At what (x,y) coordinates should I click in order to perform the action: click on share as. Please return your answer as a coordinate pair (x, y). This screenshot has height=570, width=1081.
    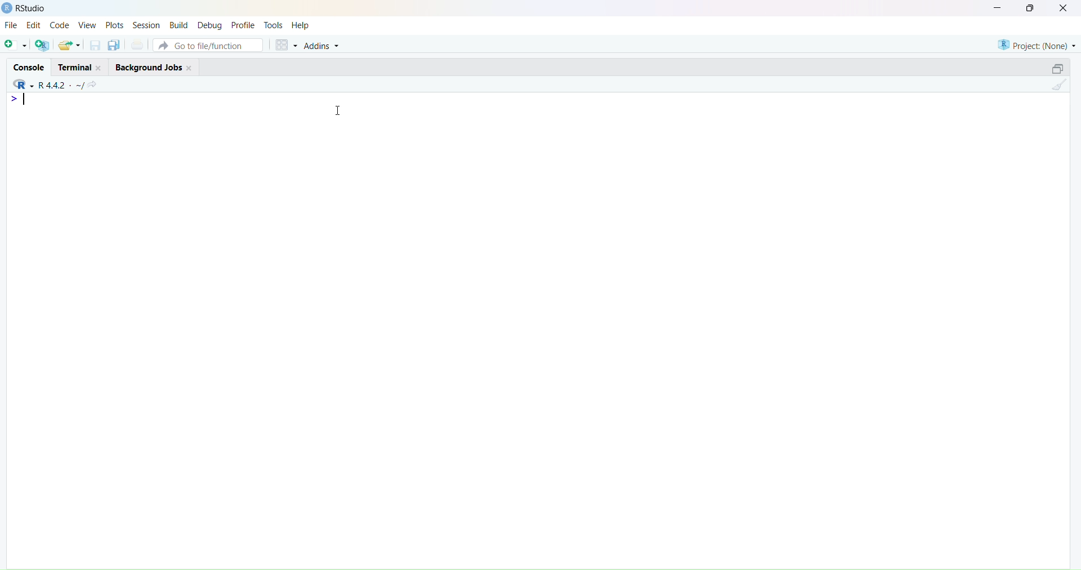
    Looking at the image, I should click on (70, 45).